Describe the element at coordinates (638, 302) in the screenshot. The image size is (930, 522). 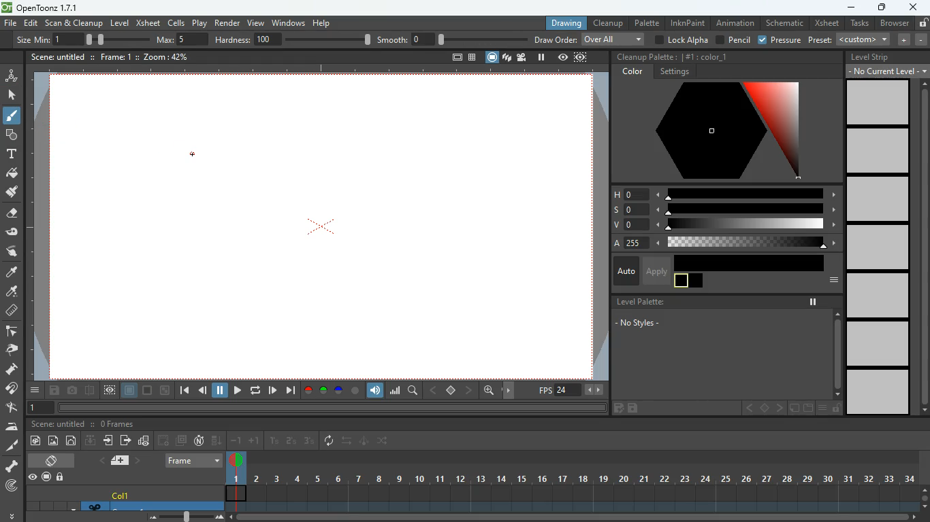
I see `level palette` at that location.